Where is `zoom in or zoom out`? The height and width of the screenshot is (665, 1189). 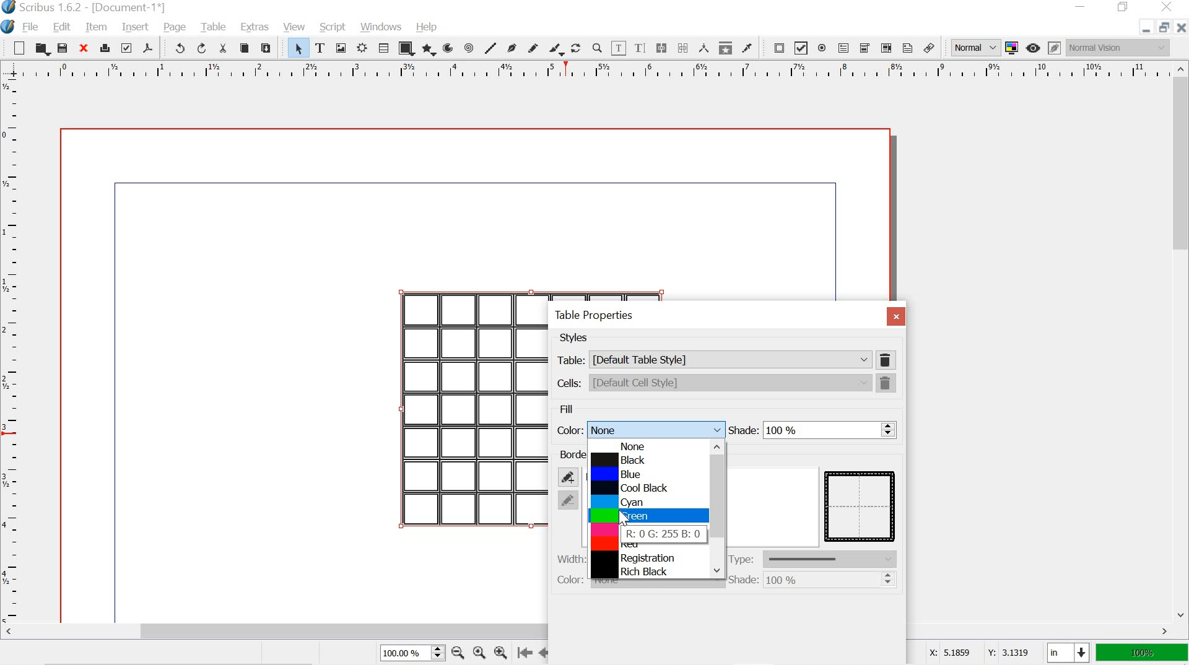
zoom in or zoom out is located at coordinates (596, 47).